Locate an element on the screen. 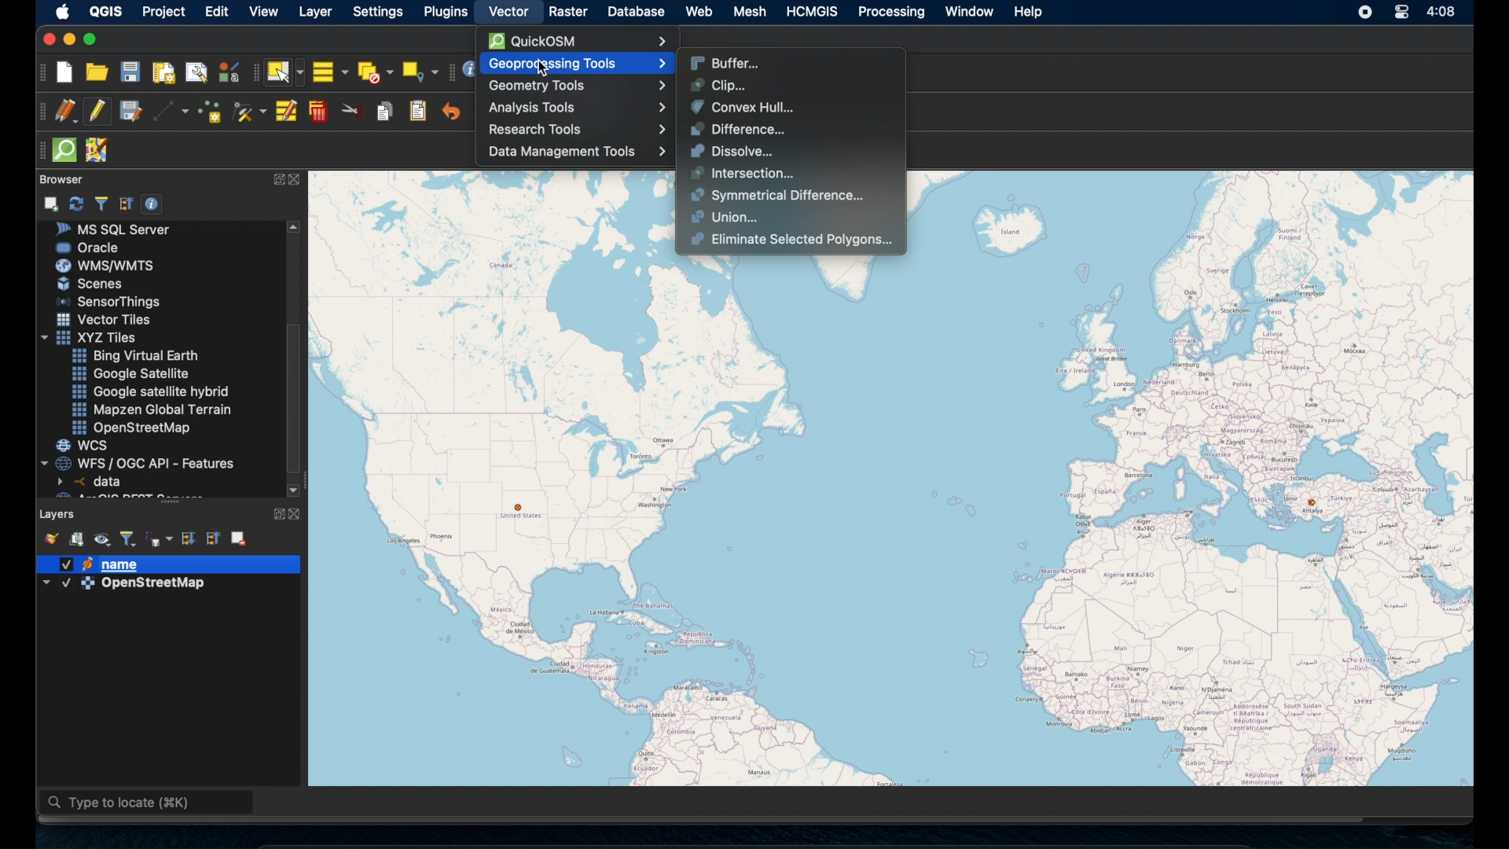 Image resolution: width=1509 pixels, height=849 pixels. vector tiles is located at coordinates (105, 319).